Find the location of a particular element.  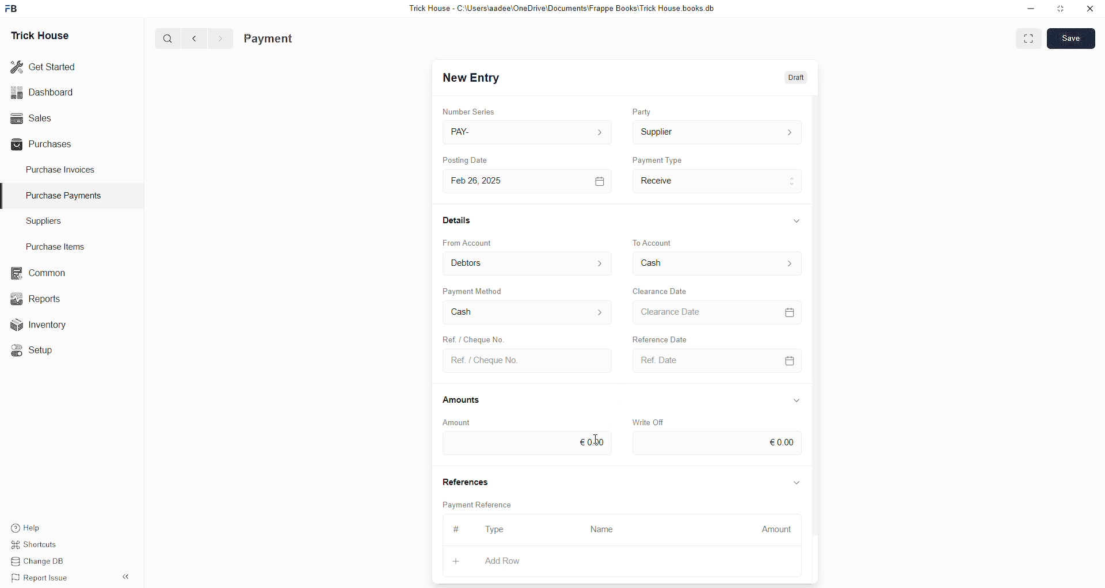

Party is located at coordinates (643, 112).